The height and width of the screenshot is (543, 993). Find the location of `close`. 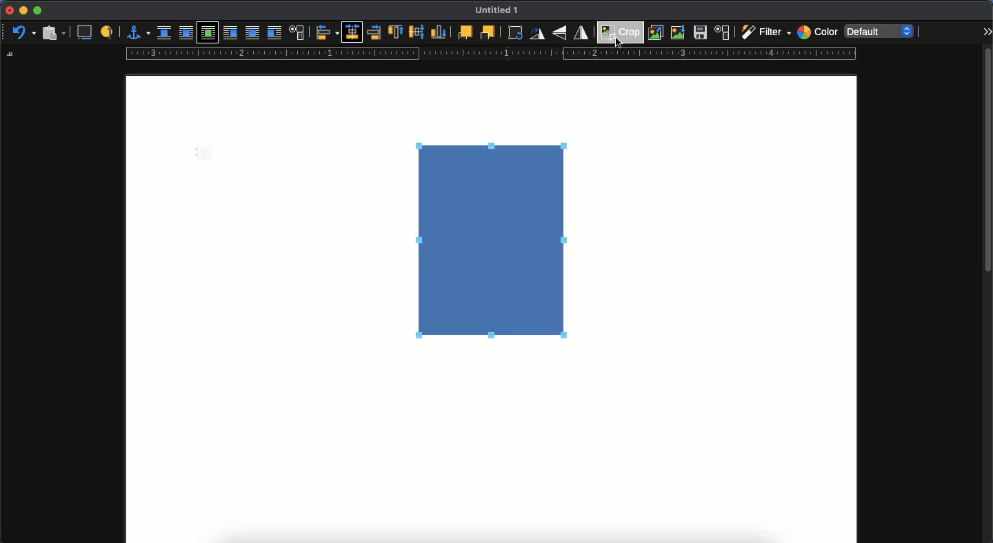

close is located at coordinates (8, 11).